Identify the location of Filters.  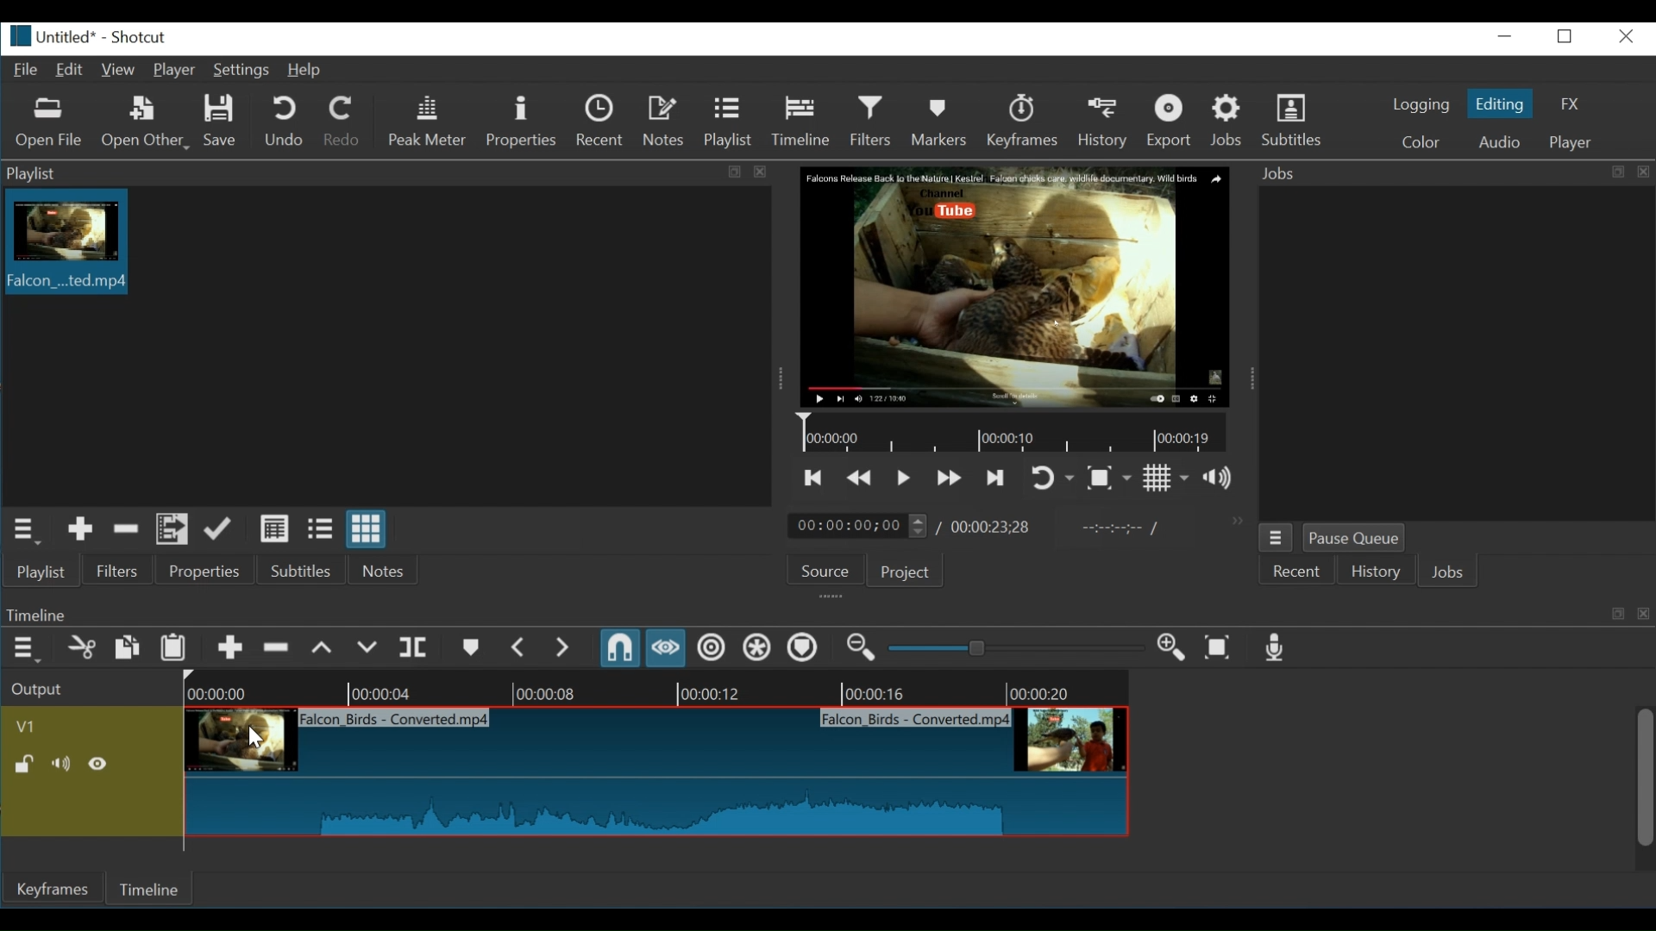
(118, 571).